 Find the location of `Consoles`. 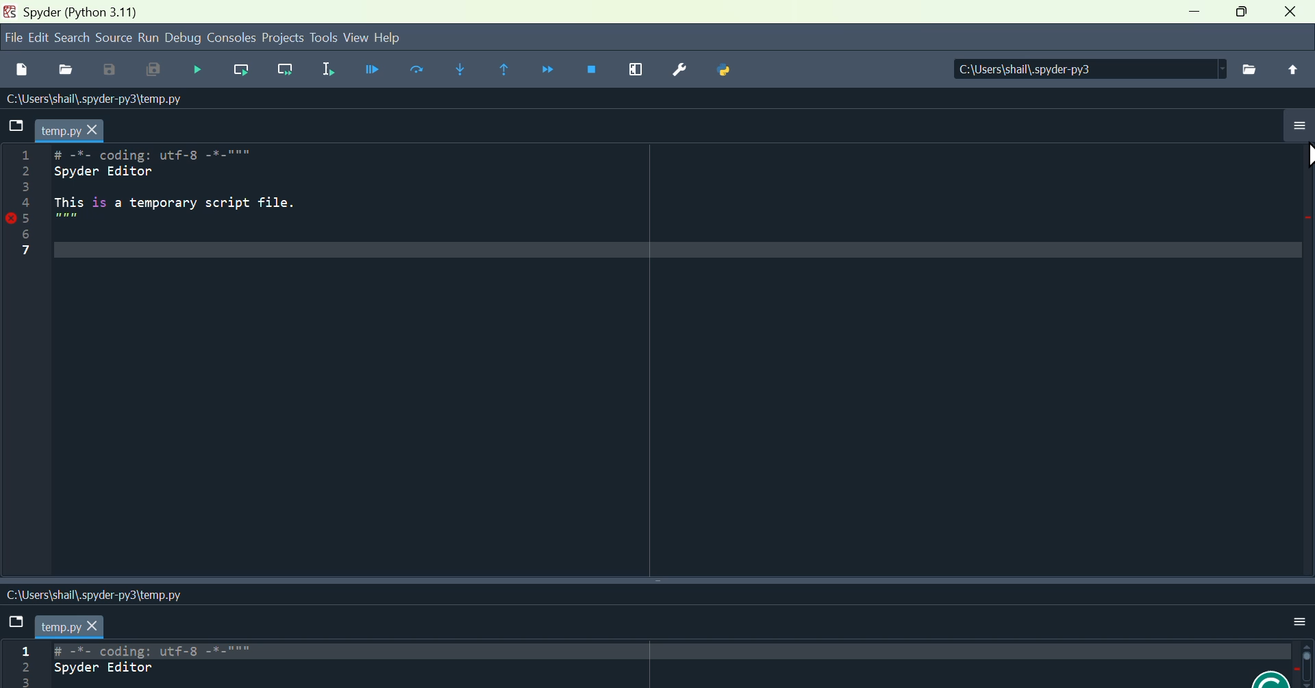

Consoles is located at coordinates (234, 41).